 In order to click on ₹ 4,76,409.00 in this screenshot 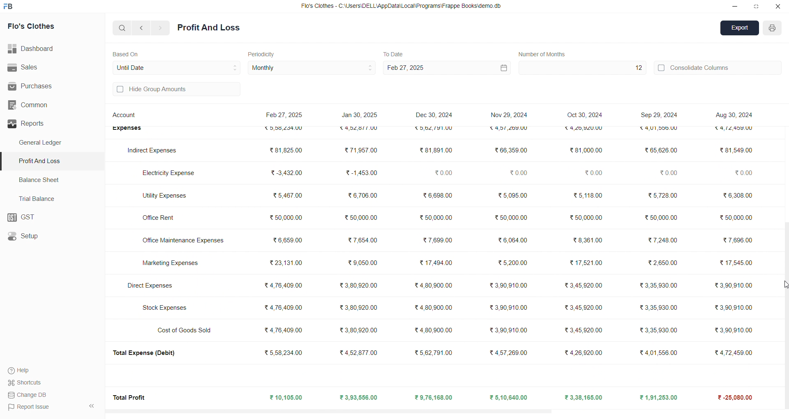, I will do `click(286, 331)`.